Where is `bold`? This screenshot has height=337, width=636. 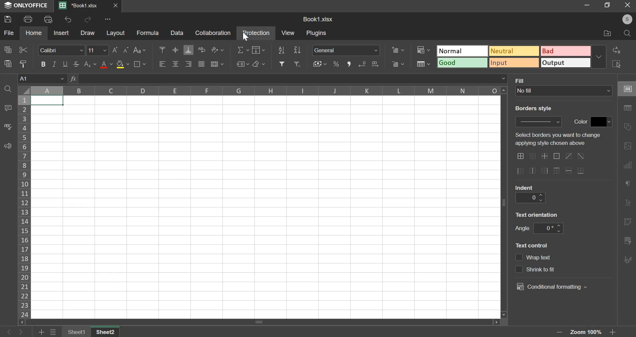
bold is located at coordinates (43, 64).